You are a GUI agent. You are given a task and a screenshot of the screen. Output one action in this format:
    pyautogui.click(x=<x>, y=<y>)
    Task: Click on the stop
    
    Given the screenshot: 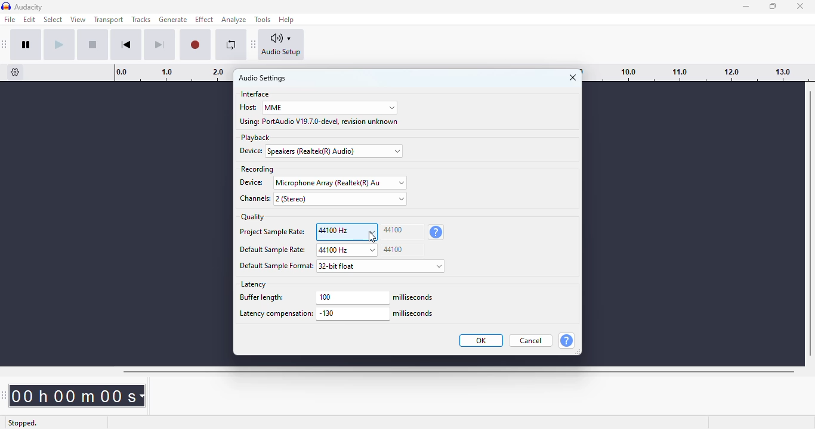 What is the action you would take?
    pyautogui.click(x=92, y=45)
    